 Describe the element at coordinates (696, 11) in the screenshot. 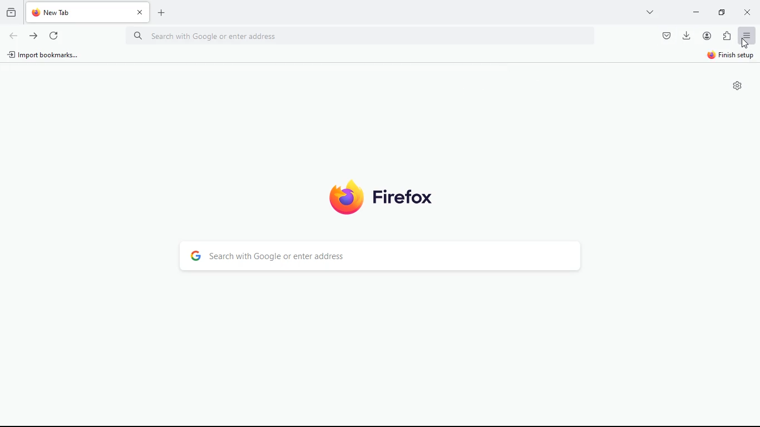

I see `minimize` at that location.